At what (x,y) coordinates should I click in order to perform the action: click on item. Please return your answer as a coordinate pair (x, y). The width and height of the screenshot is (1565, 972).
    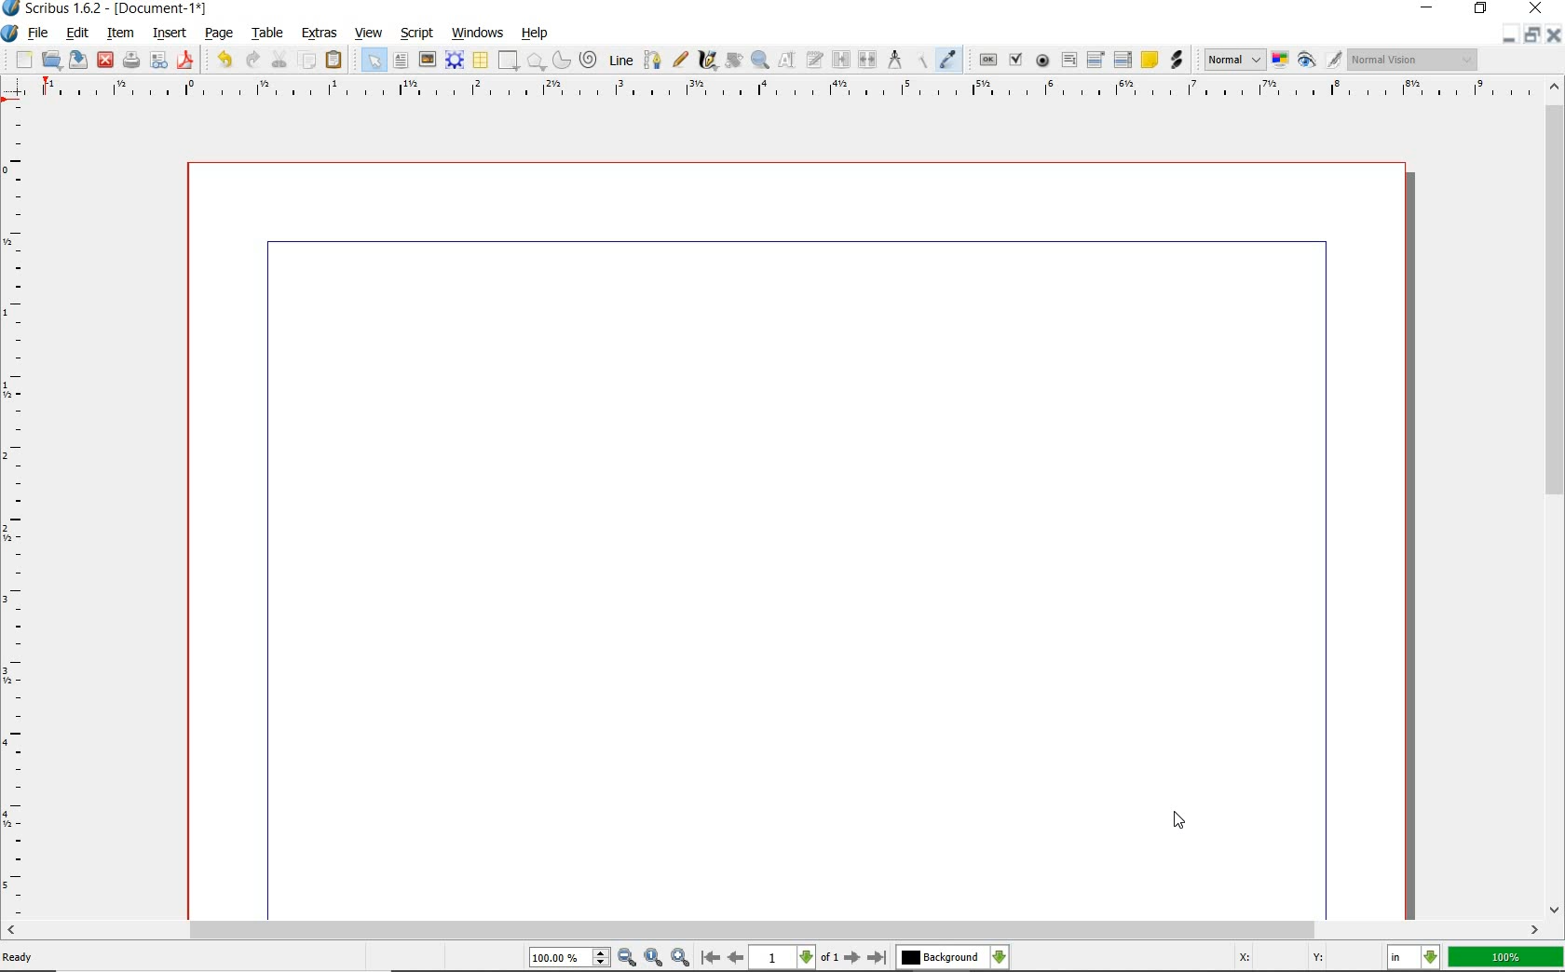
    Looking at the image, I should click on (118, 32).